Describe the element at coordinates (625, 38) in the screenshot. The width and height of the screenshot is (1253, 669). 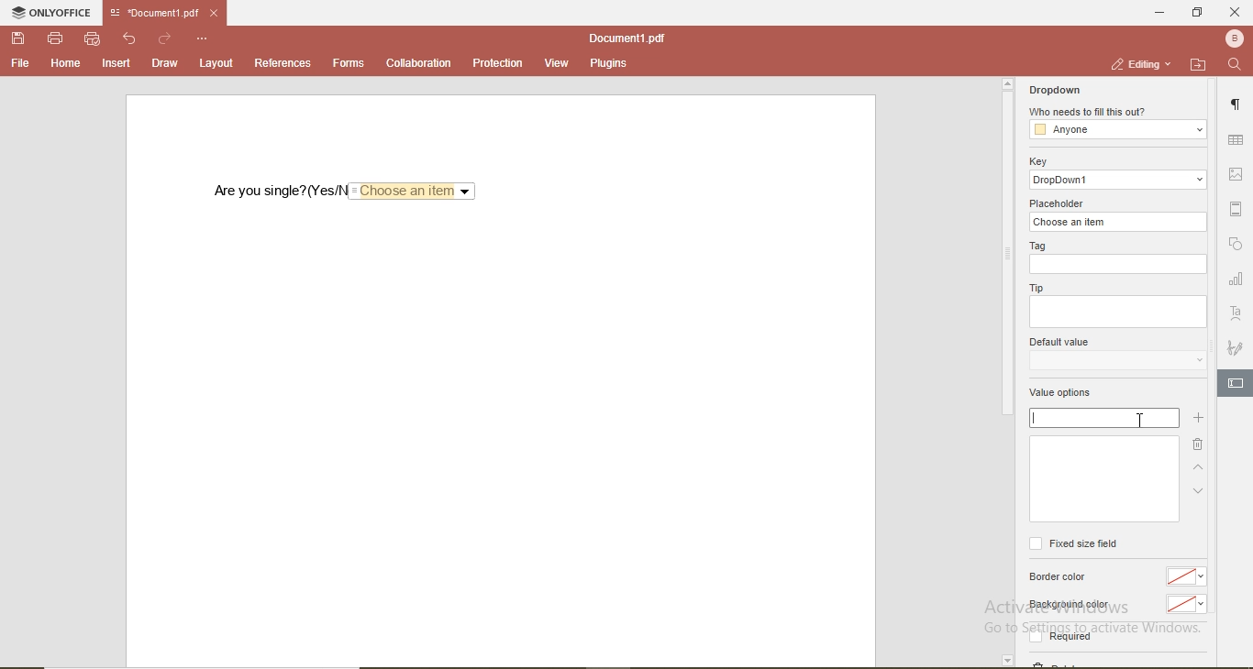
I see `document` at that location.